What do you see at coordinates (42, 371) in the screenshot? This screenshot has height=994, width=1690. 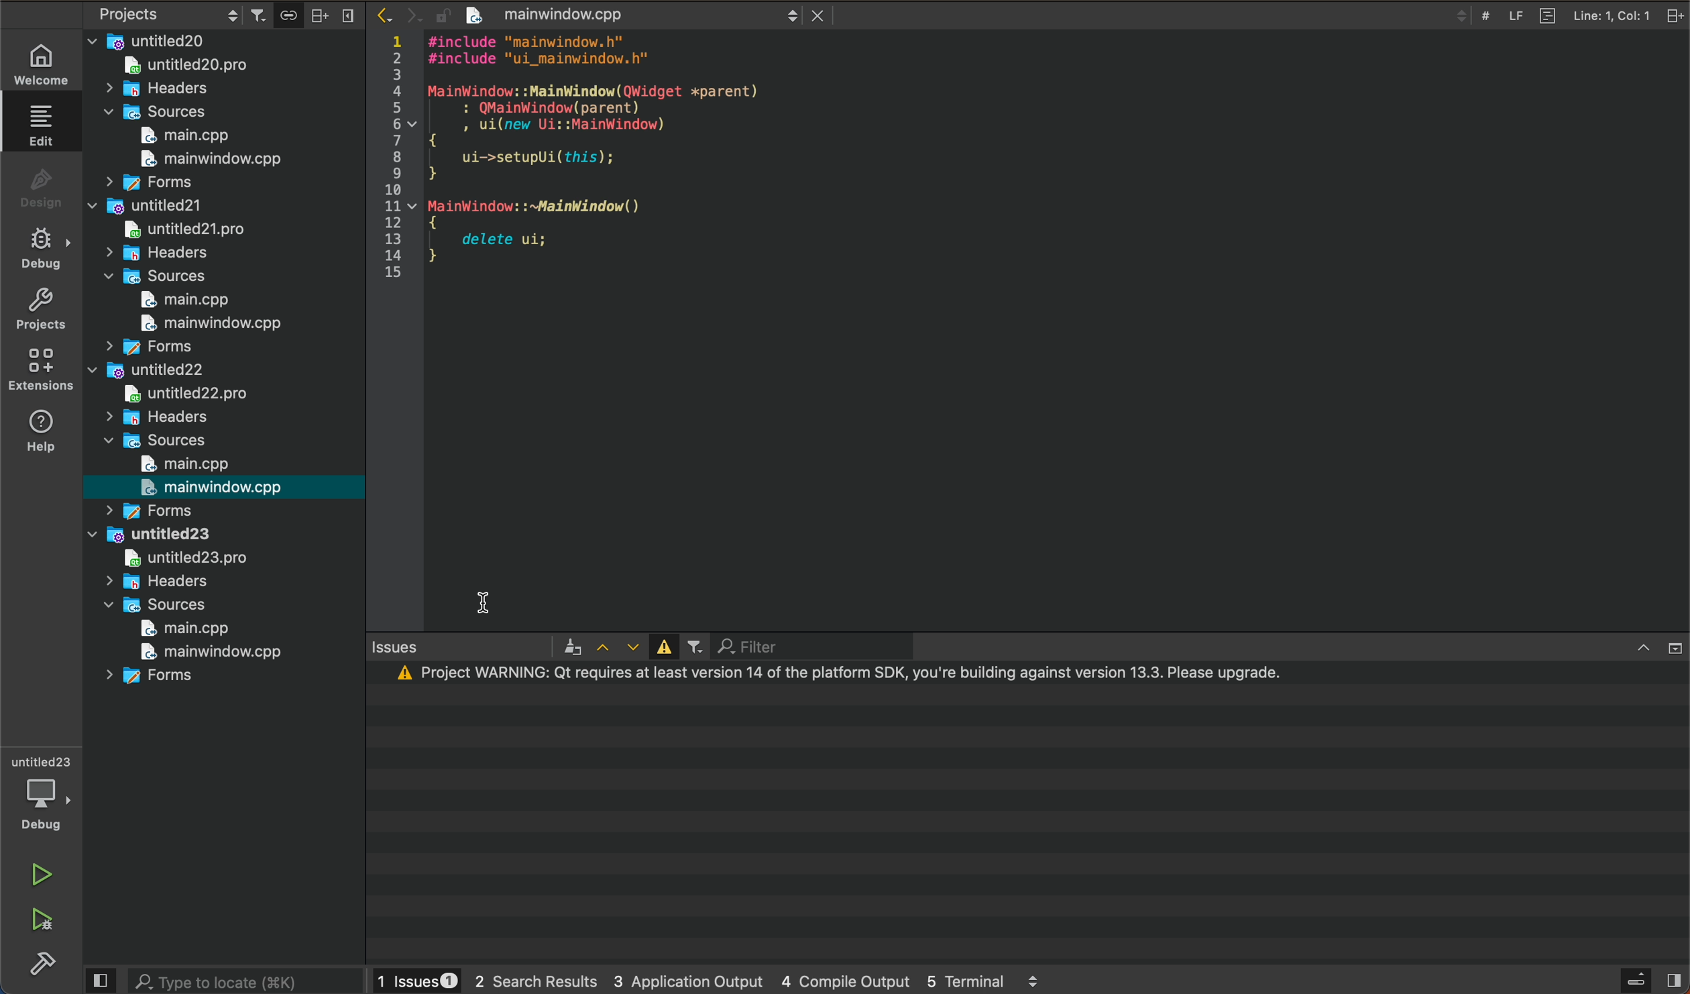 I see `extensions` at bounding box center [42, 371].